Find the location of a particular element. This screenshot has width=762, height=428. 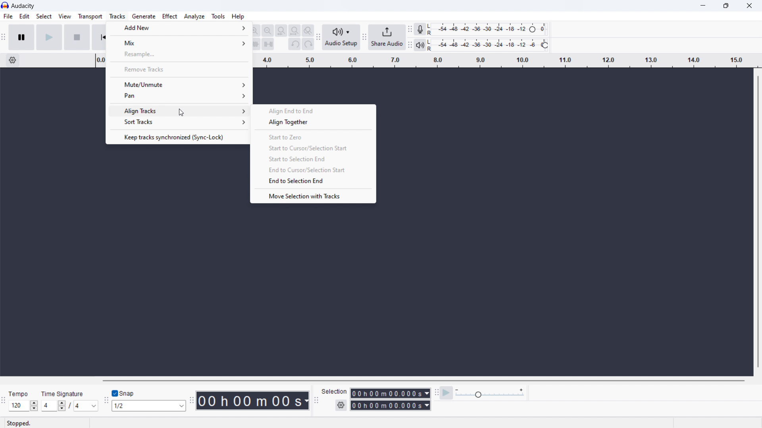

recording meter toolbar is located at coordinates (410, 29).